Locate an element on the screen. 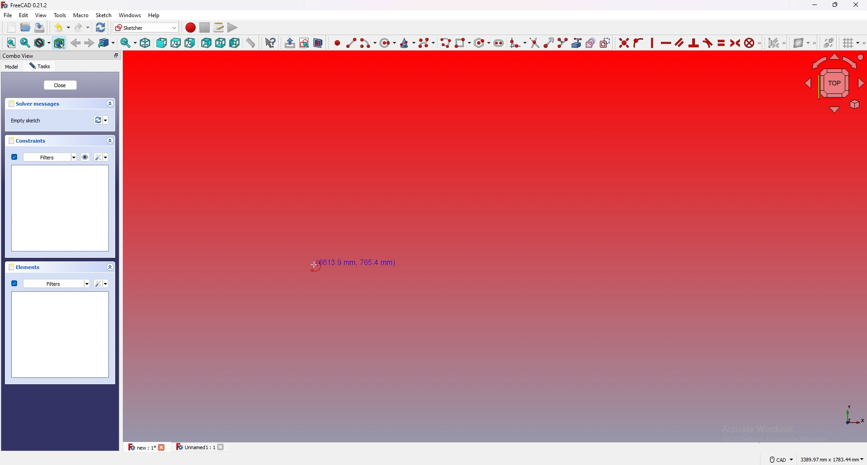  measure distance is located at coordinates (251, 42).